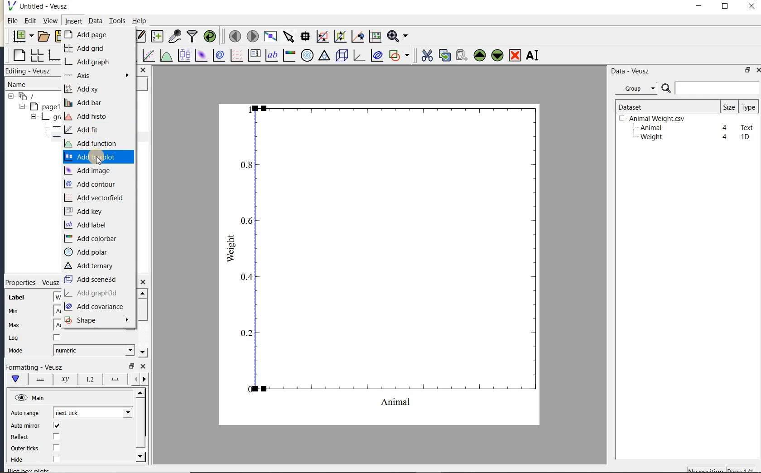  What do you see at coordinates (271, 56) in the screenshot?
I see `text label` at bounding box center [271, 56].